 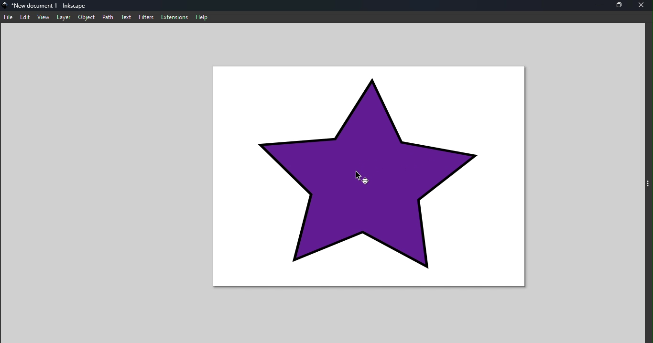 I want to click on Text, so click(x=124, y=17).